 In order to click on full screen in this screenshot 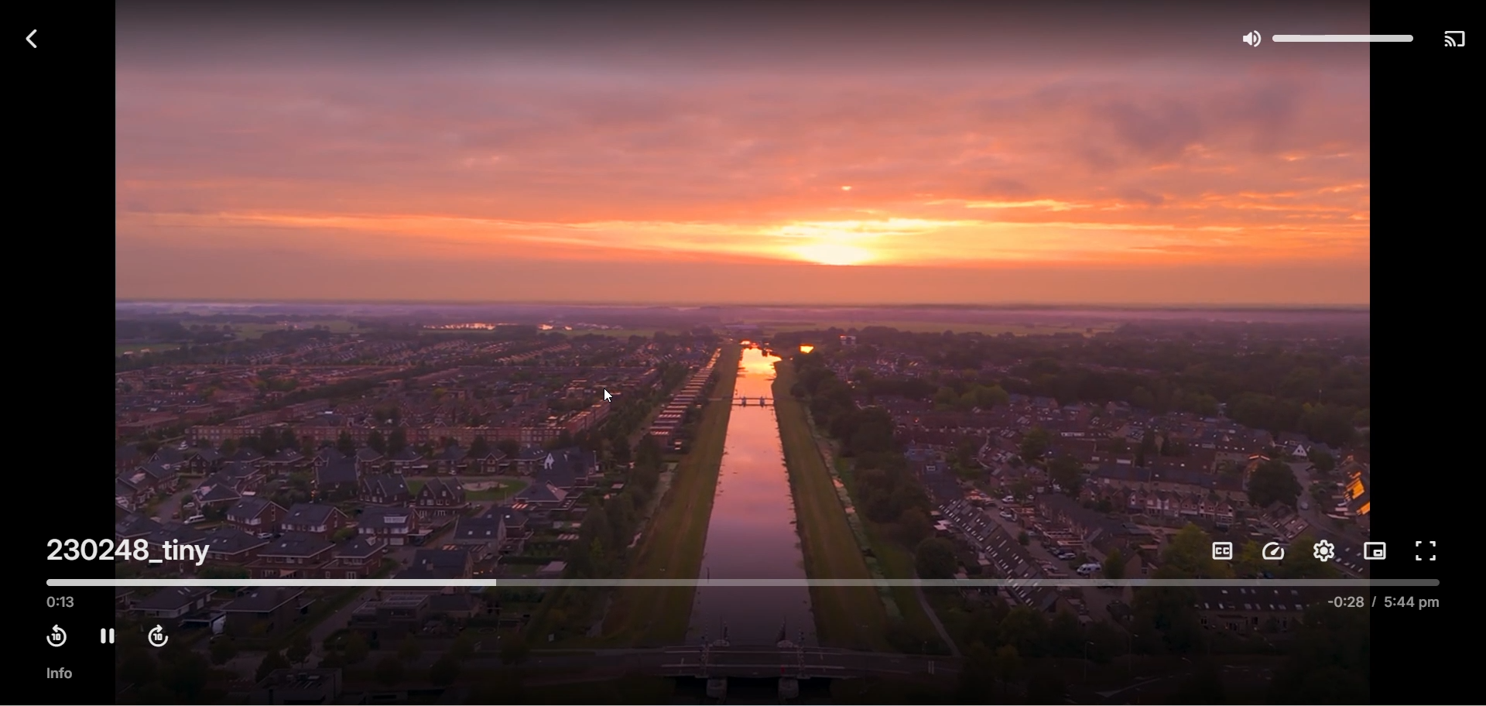, I will do `click(1427, 549)`.